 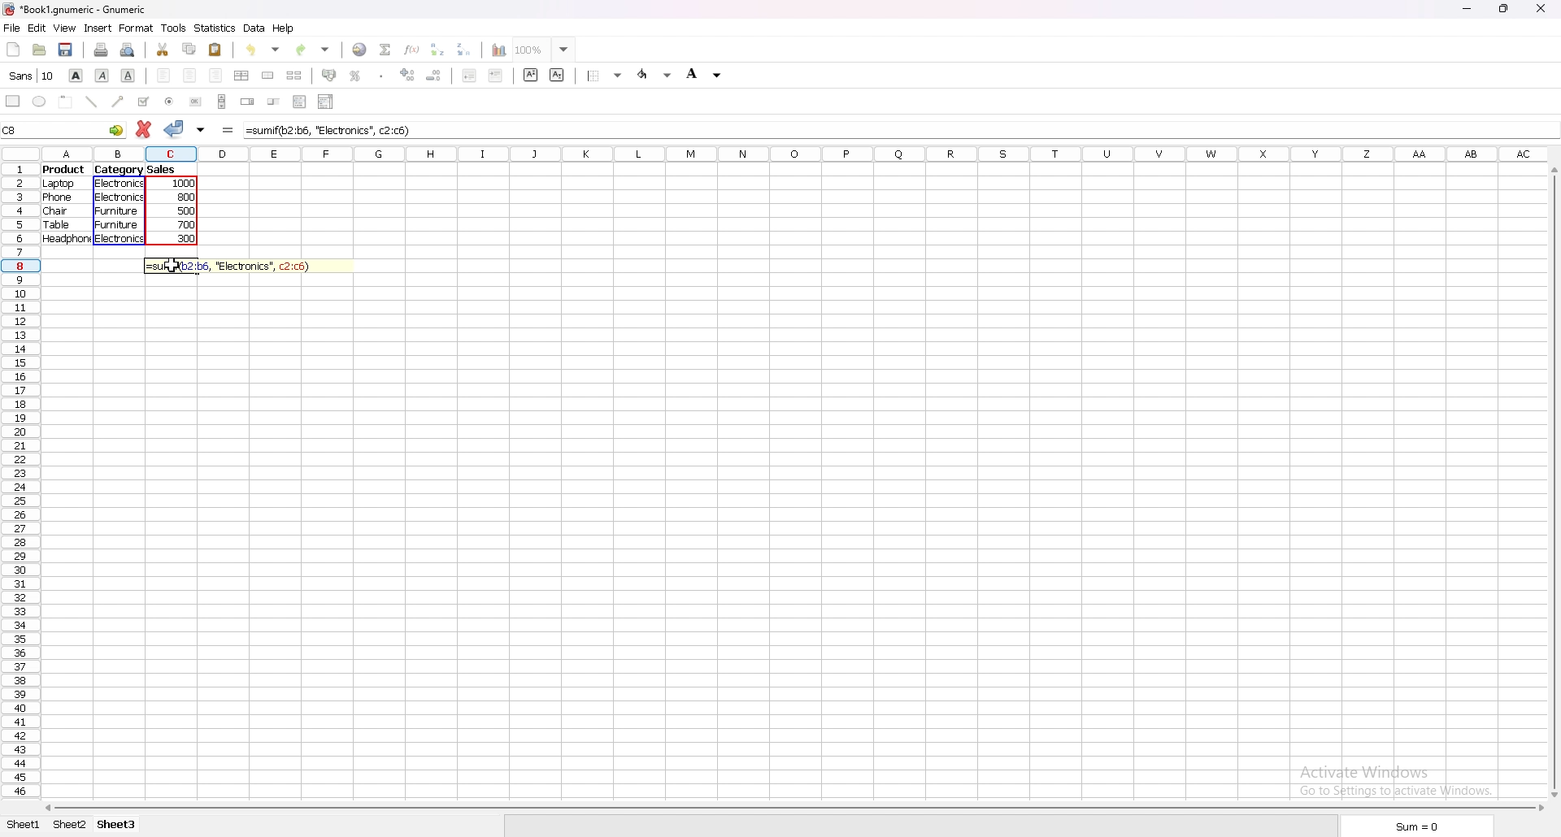 I want to click on print, so click(x=102, y=49).